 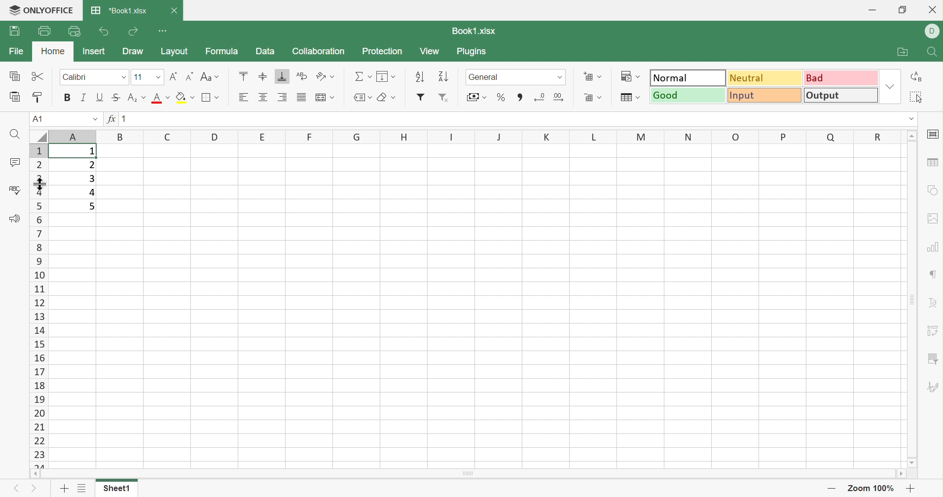 I want to click on Borders, so click(x=208, y=98).